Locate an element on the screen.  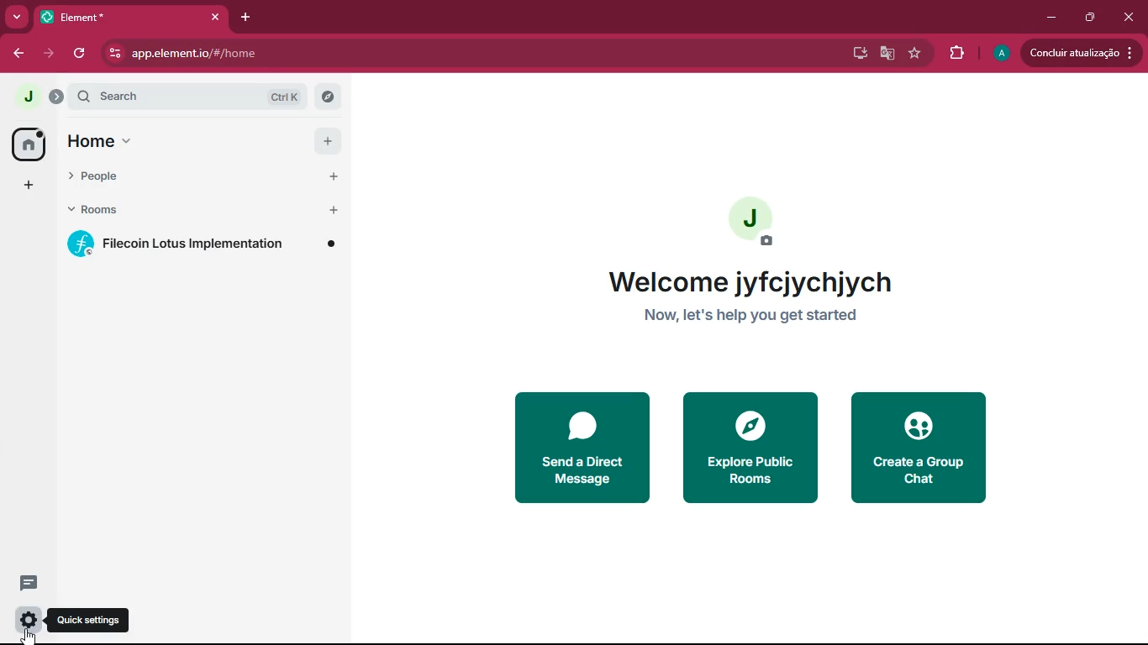
app.element.io/#/home is located at coordinates (295, 53).